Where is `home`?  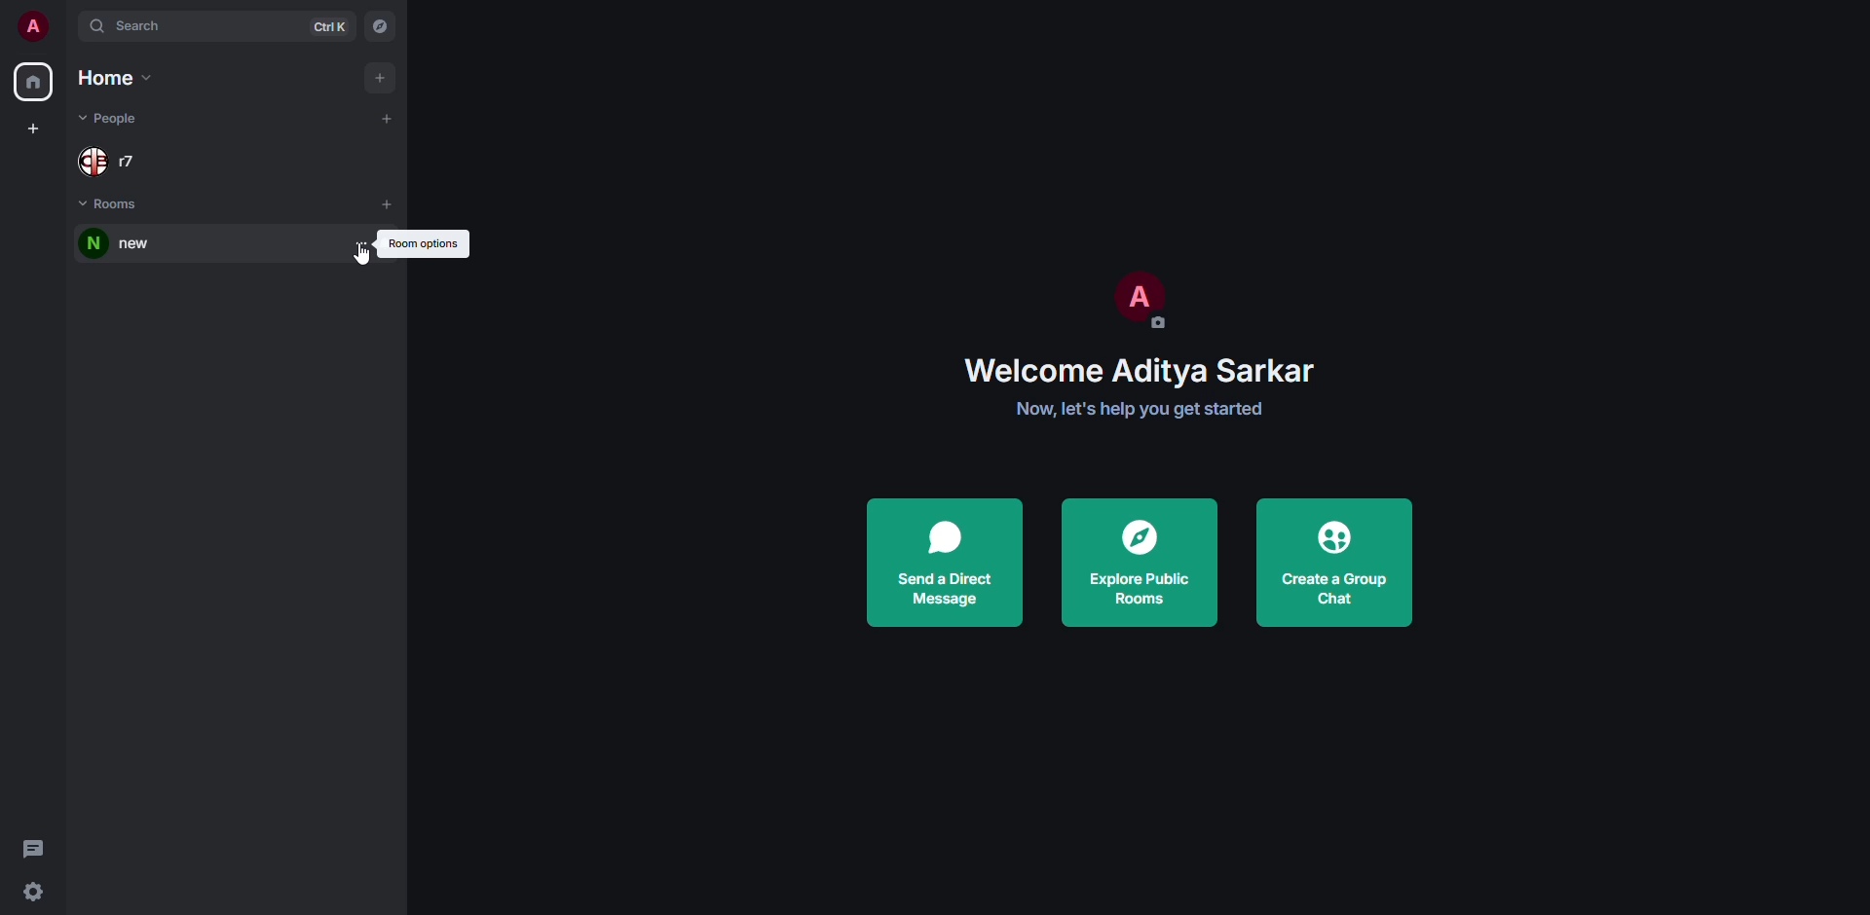
home is located at coordinates (31, 83).